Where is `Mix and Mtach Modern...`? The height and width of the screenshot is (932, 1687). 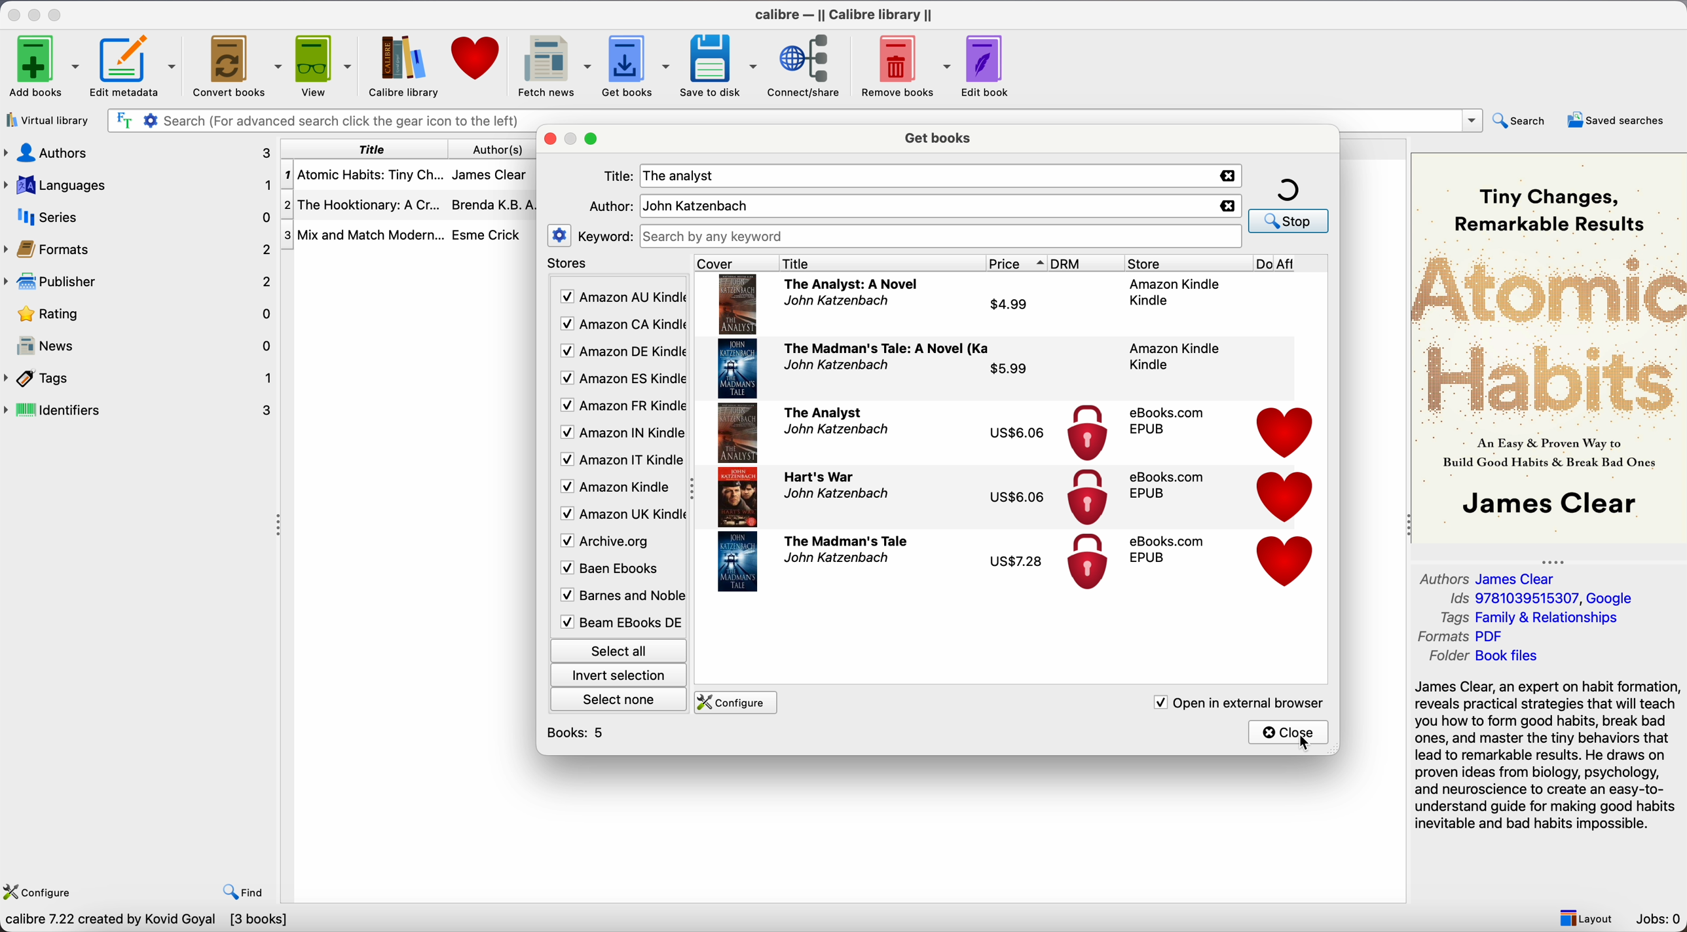 Mix and Mtach Modern... is located at coordinates (361, 234).